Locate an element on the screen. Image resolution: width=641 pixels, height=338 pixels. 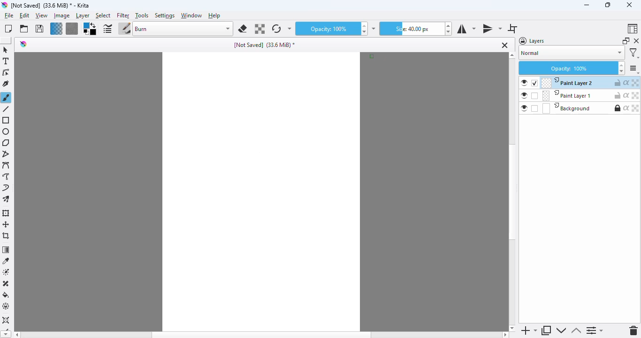
edit brush settings is located at coordinates (107, 29).